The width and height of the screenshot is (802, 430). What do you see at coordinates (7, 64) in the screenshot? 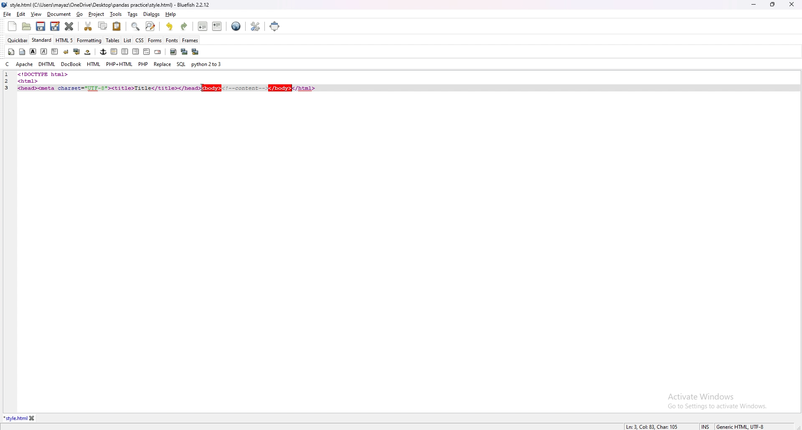
I see `c` at bounding box center [7, 64].